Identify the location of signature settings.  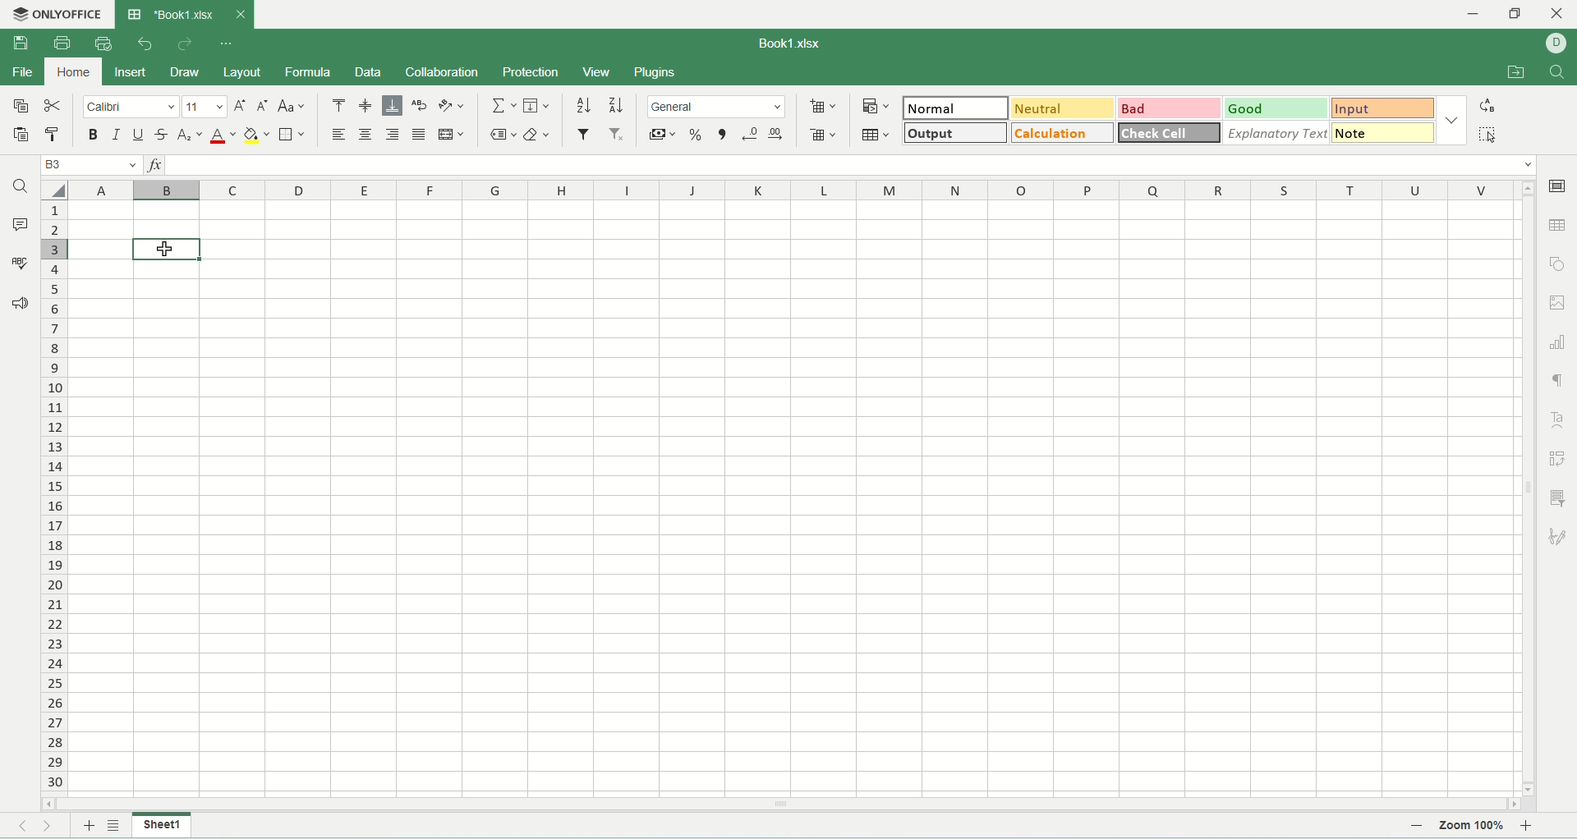
(1559, 535).